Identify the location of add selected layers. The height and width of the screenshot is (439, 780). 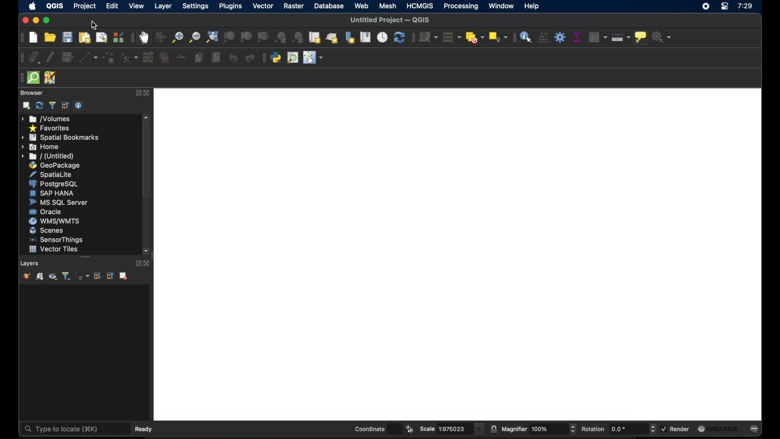
(26, 106).